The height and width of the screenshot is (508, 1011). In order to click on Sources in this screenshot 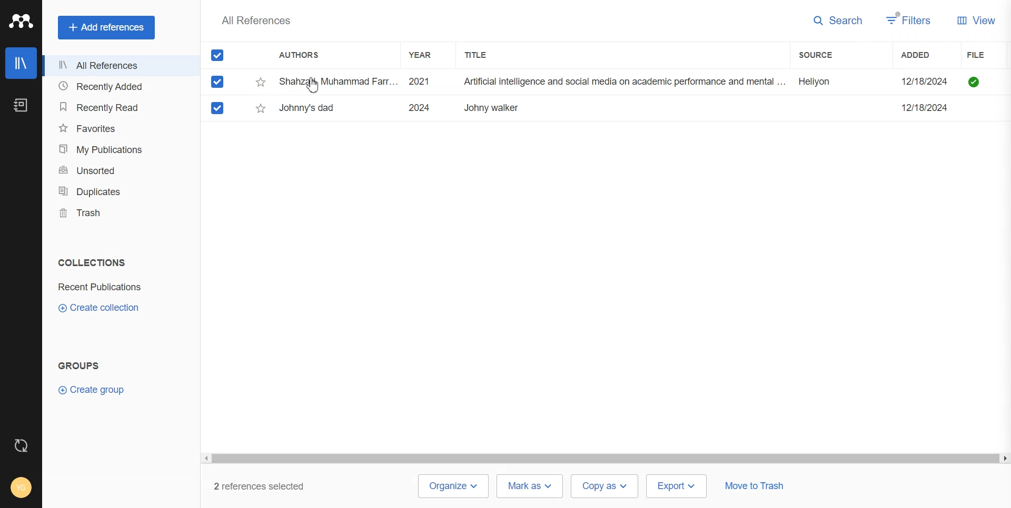, I will do `click(828, 55)`.